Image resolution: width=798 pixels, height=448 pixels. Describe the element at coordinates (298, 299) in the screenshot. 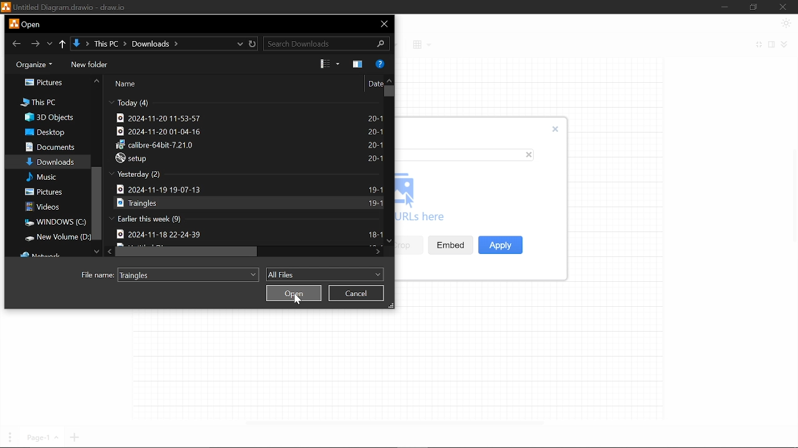

I see `Cursor` at that location.